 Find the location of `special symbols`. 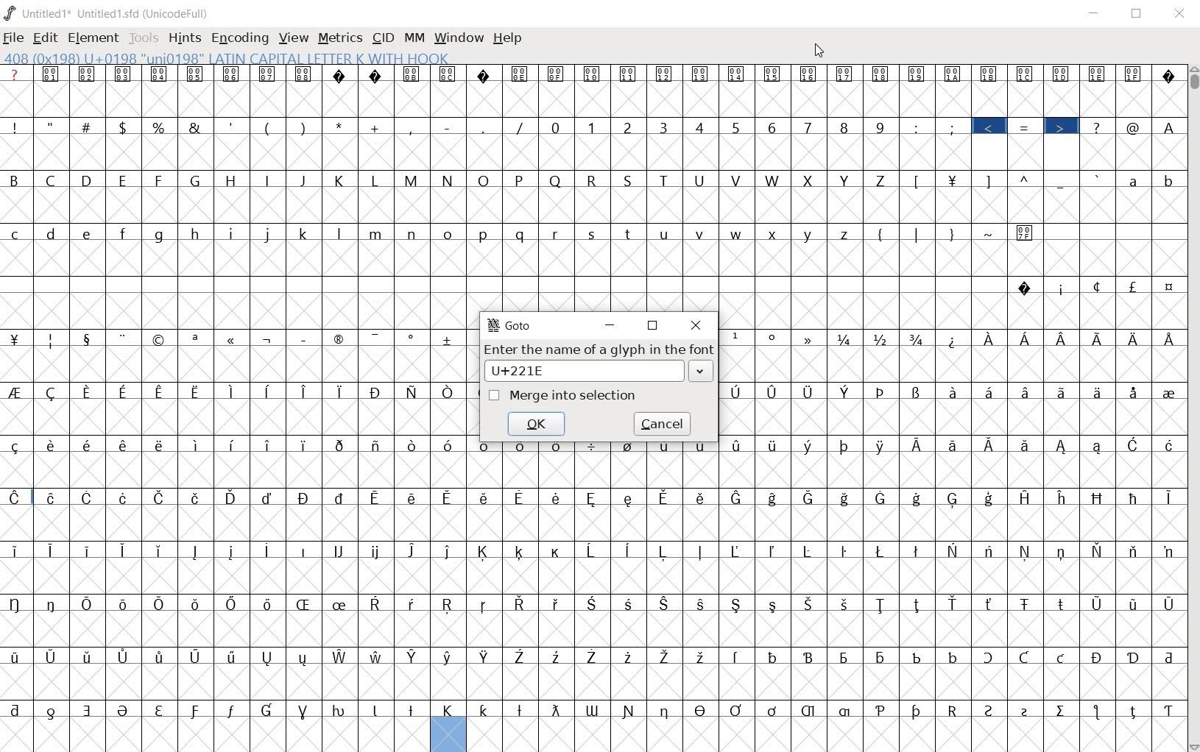

special symbols is located at coordinates (1098, 285).